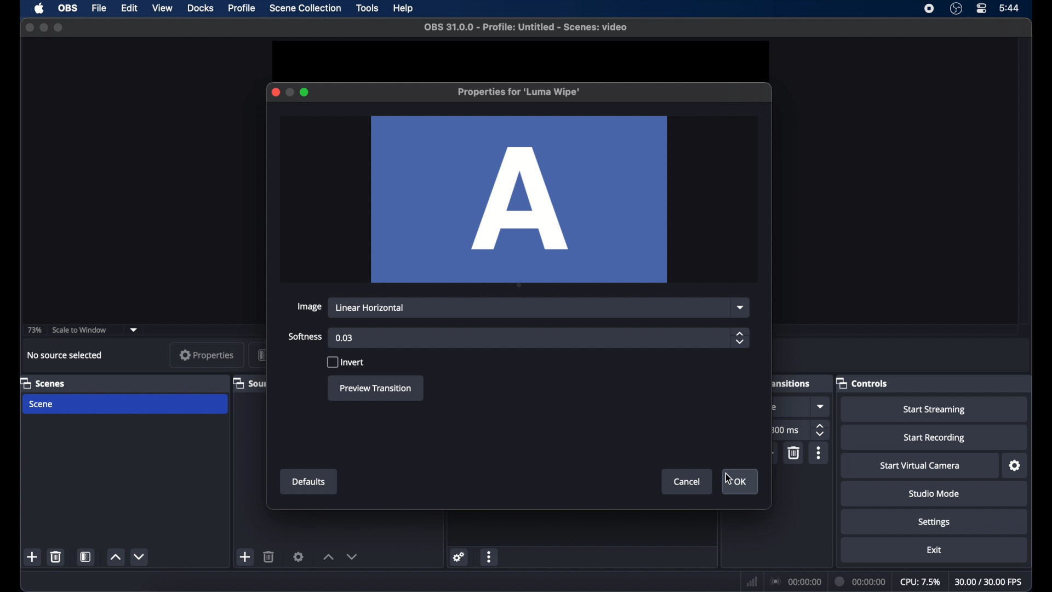 This screenshot has width=1052, height=592. I want to click on close, so click(275, 93).